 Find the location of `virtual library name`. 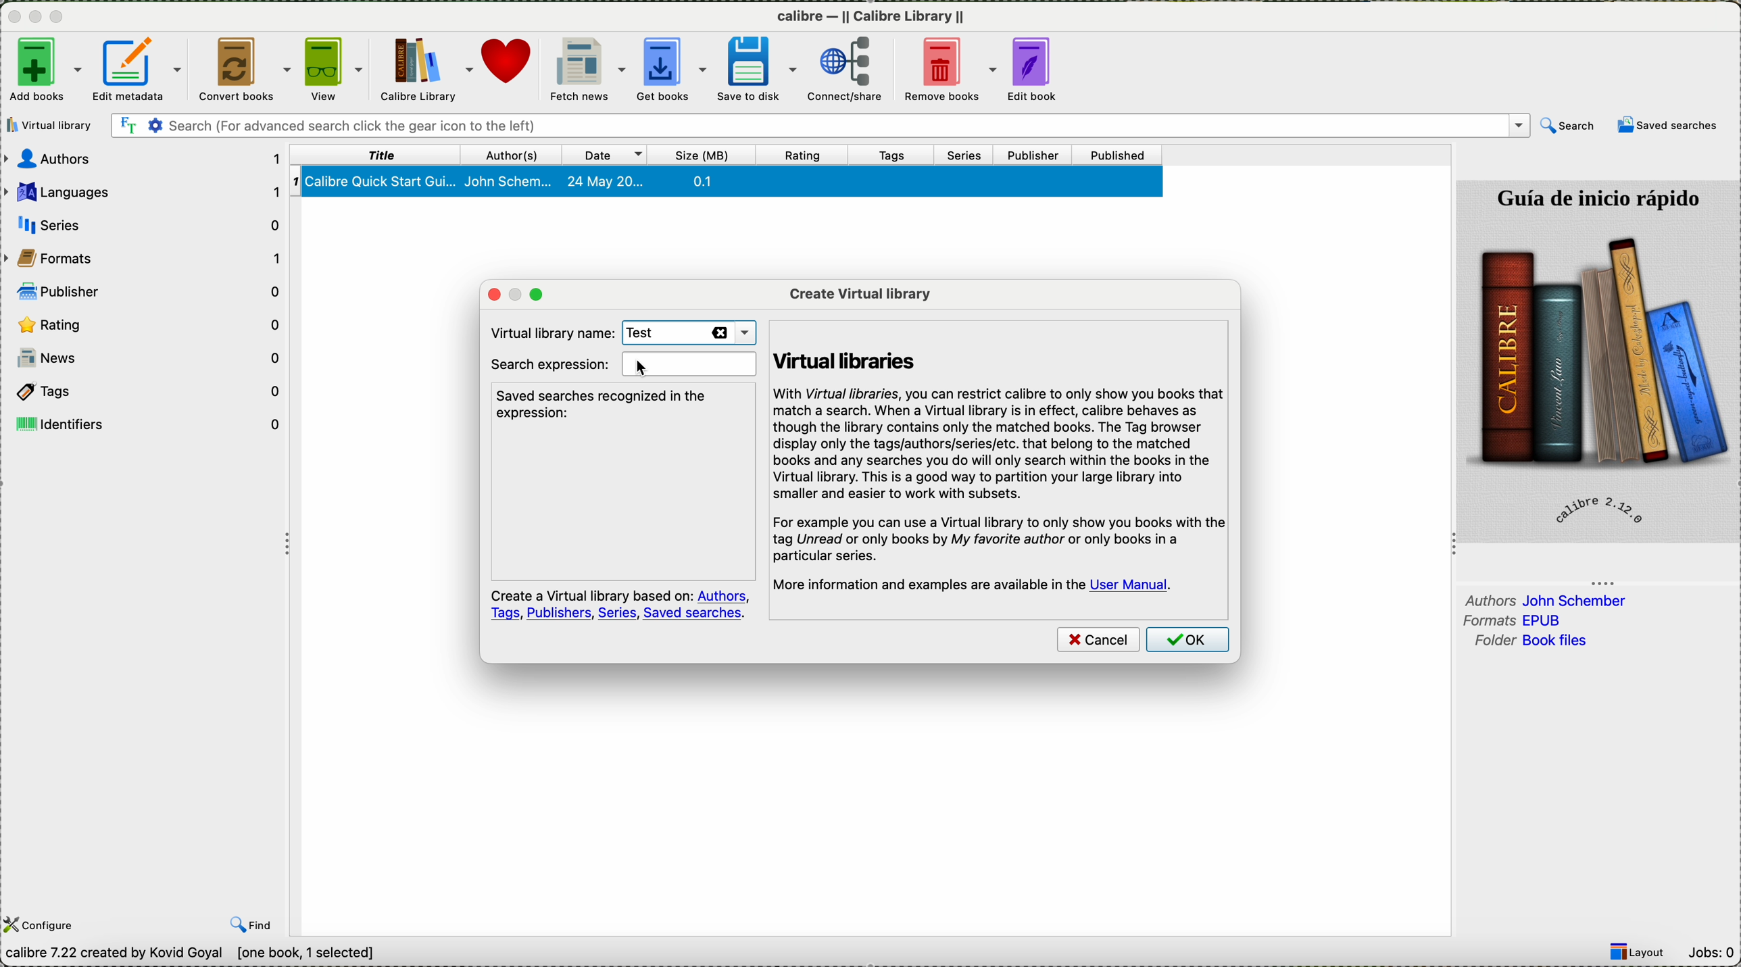

virtual library name is located at coordinates (546, 330).